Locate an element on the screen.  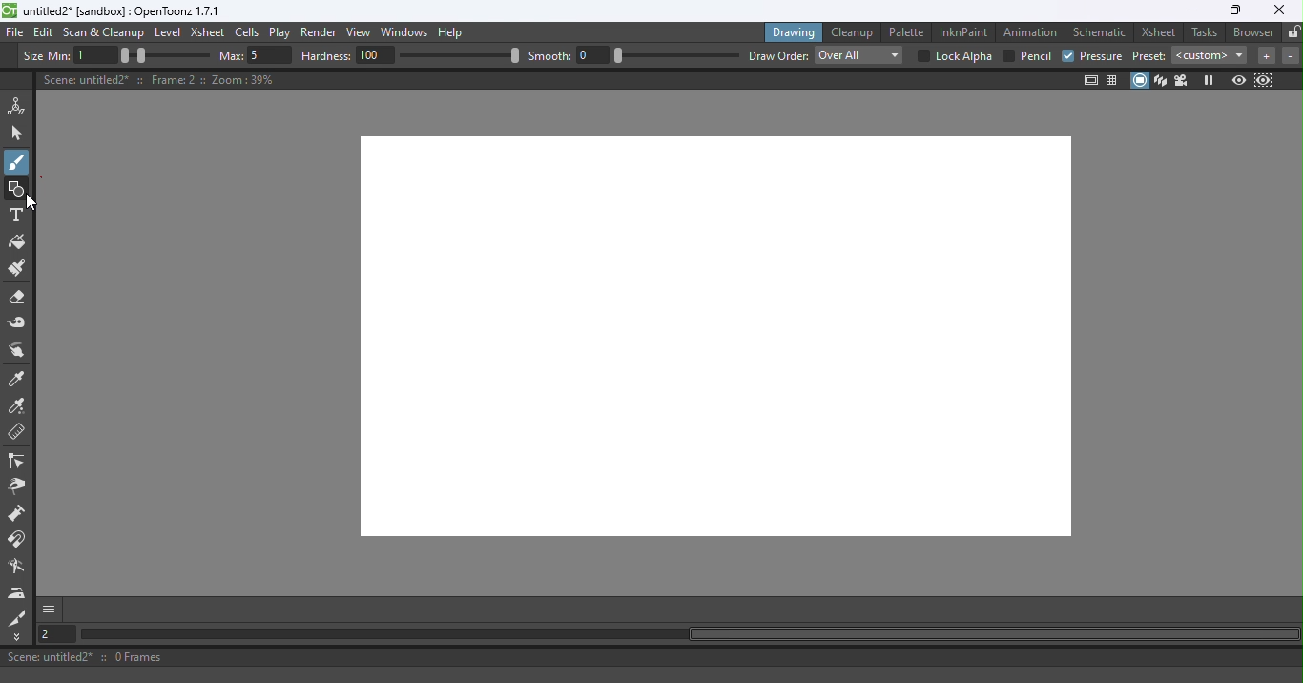
Animation is located at coordinates (1033, 31).